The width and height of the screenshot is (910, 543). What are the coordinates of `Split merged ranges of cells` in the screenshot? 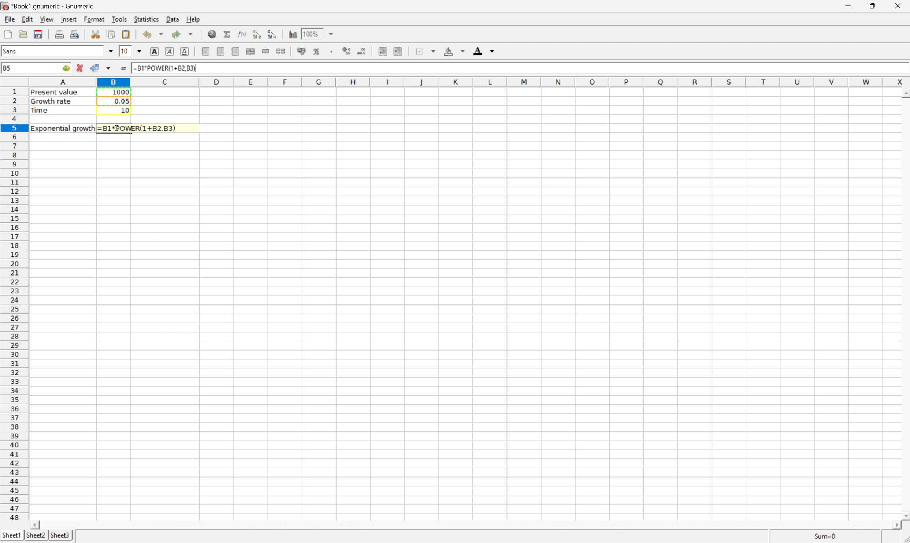 It's located at (281, 50).